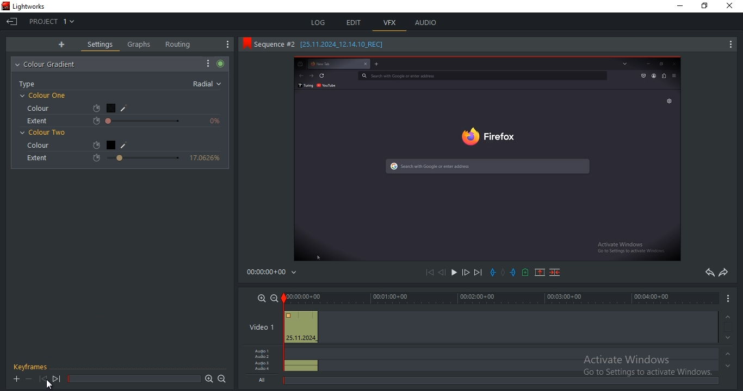 The height and width of the screenshot is (391, 743). What do you see at coordinates (216, 122) in the screenshot?
I see `0%` at bounding box center [216, 122].